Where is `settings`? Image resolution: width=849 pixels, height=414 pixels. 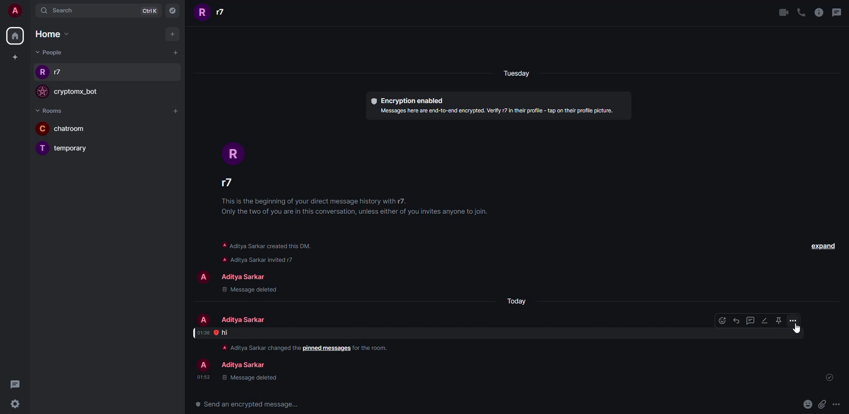 settings is located at coordinates (15, 404).